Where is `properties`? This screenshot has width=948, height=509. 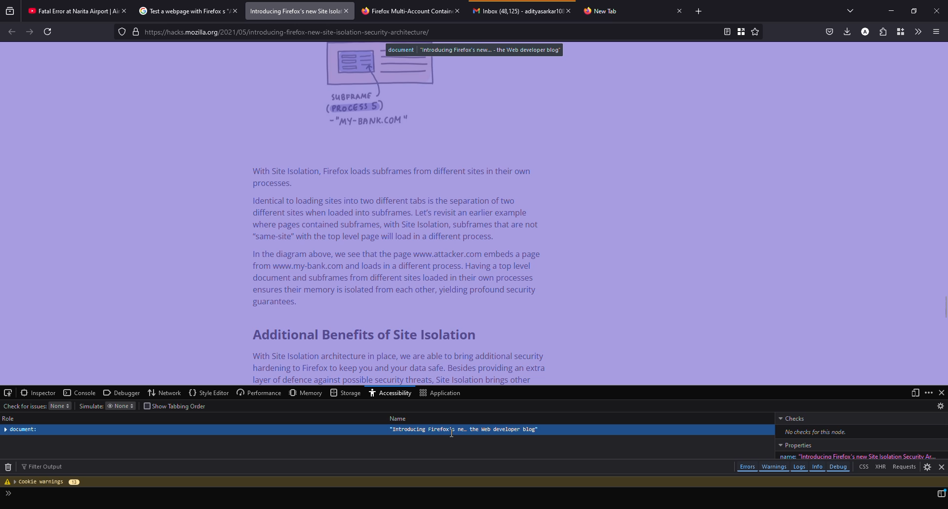
properties is located at coordinates (794, 445).